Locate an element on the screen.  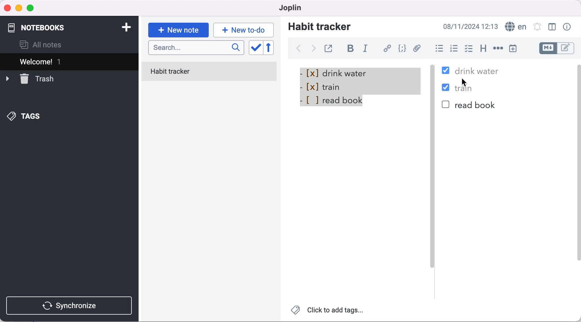
heading is located at coordinates (484, 49).